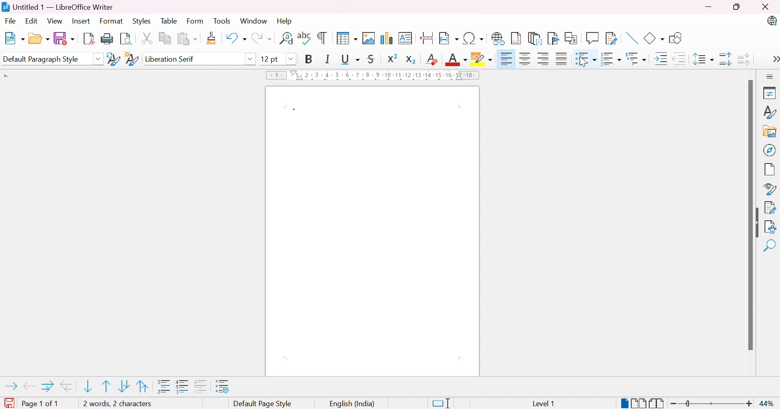 The image size is (780, 409). Describe the element at coordinates (347, 38) in the screenshot. I see `Insert table` at that location.